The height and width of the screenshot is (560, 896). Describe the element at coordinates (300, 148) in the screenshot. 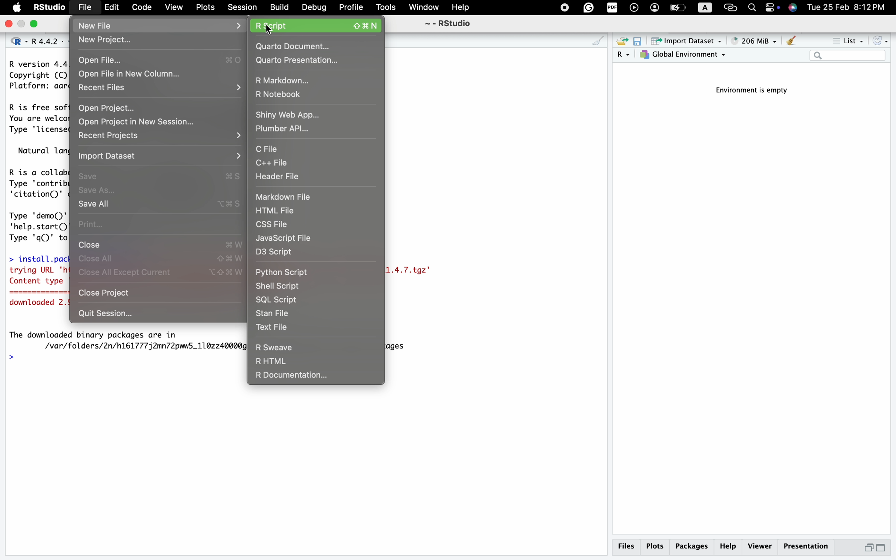

I see `C File` at that location.